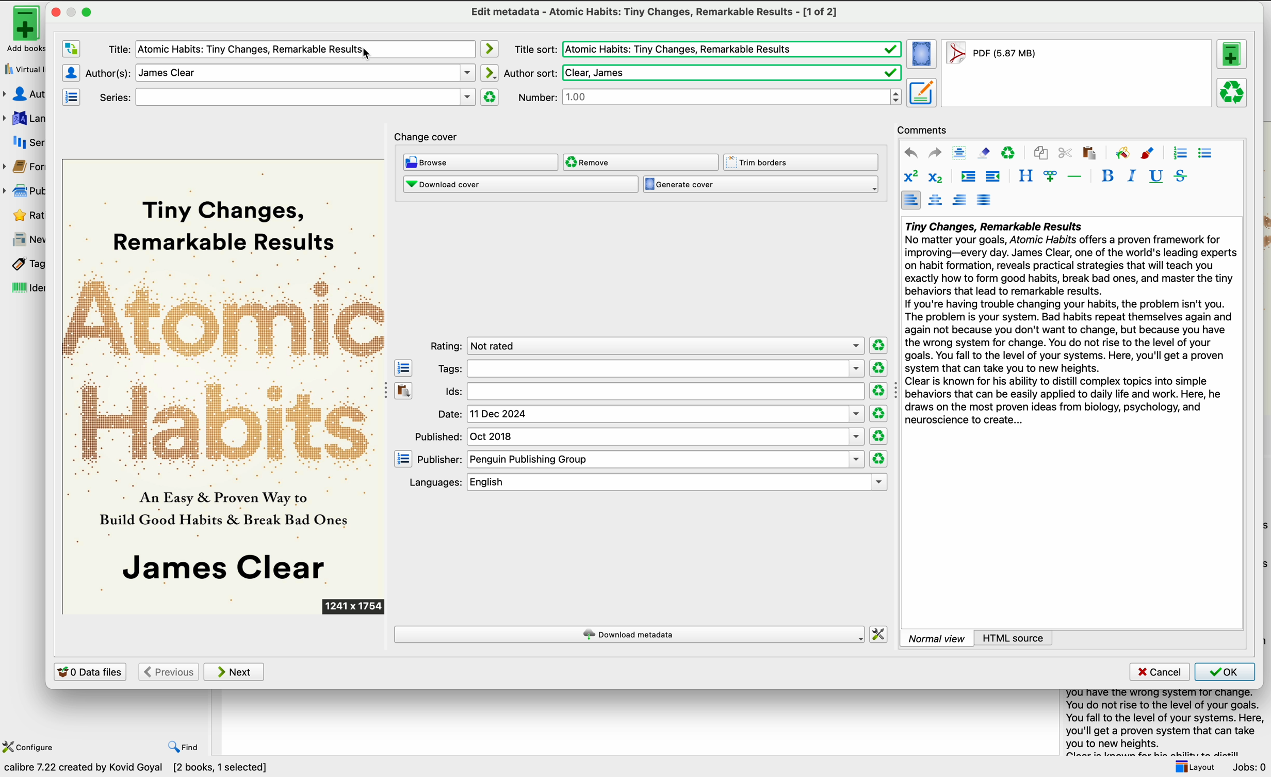 This screenshot has width=1271, height=777. Describe the element at coordinates (286, 48) in the screenshot. I see `title` at that location.